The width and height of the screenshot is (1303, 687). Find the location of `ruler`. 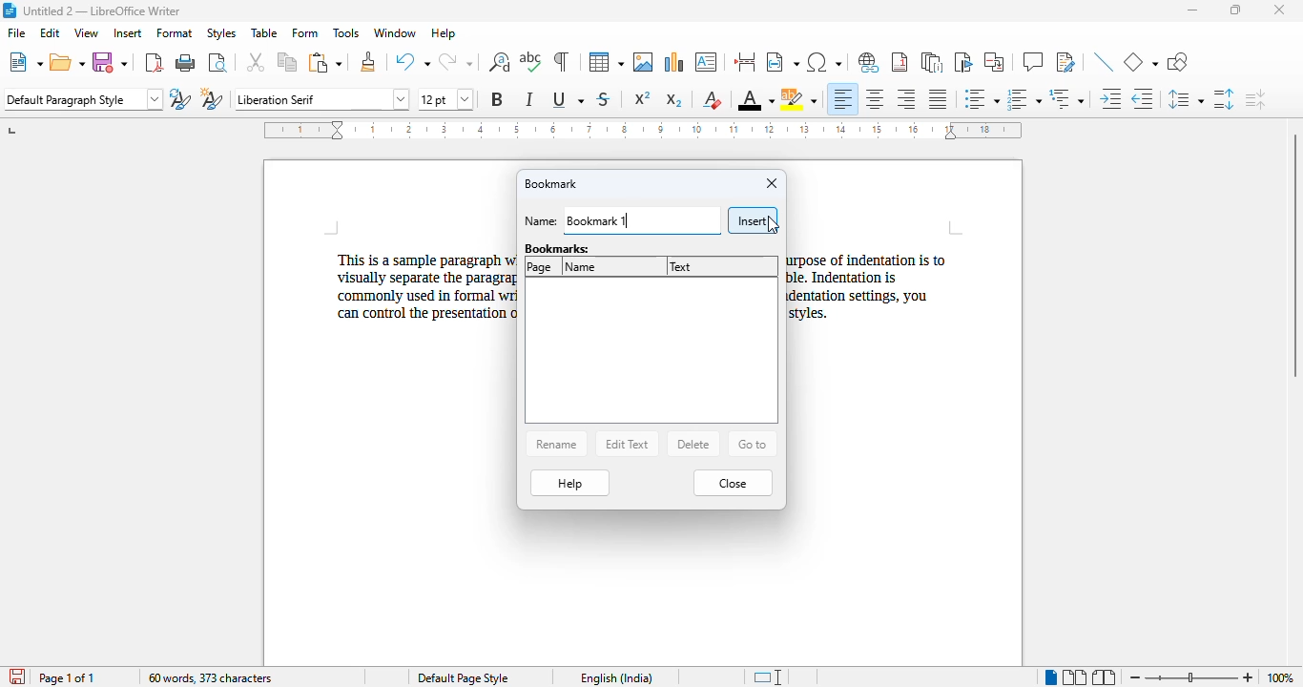

ruler is located at coordinates (643, 130).